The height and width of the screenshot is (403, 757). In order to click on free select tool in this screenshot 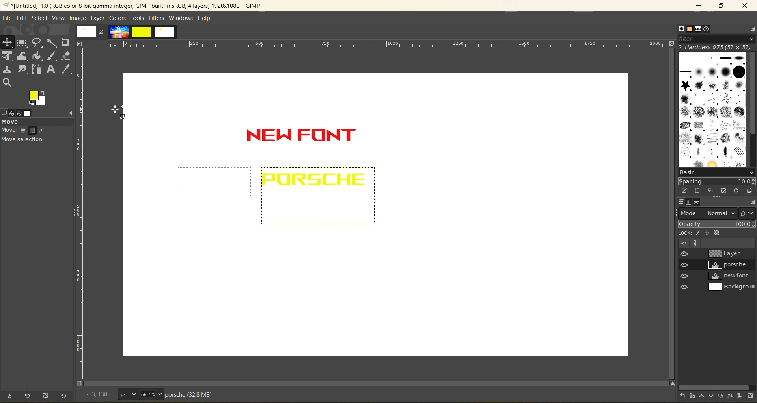, I will do `click(37, 43)`.